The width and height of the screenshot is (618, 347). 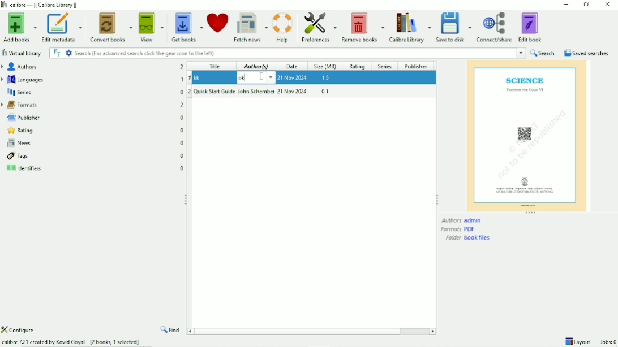 What do you see at coordinates (111, 27) in the screenshot?
I see `Convert books` at bounding box center [111, 27].